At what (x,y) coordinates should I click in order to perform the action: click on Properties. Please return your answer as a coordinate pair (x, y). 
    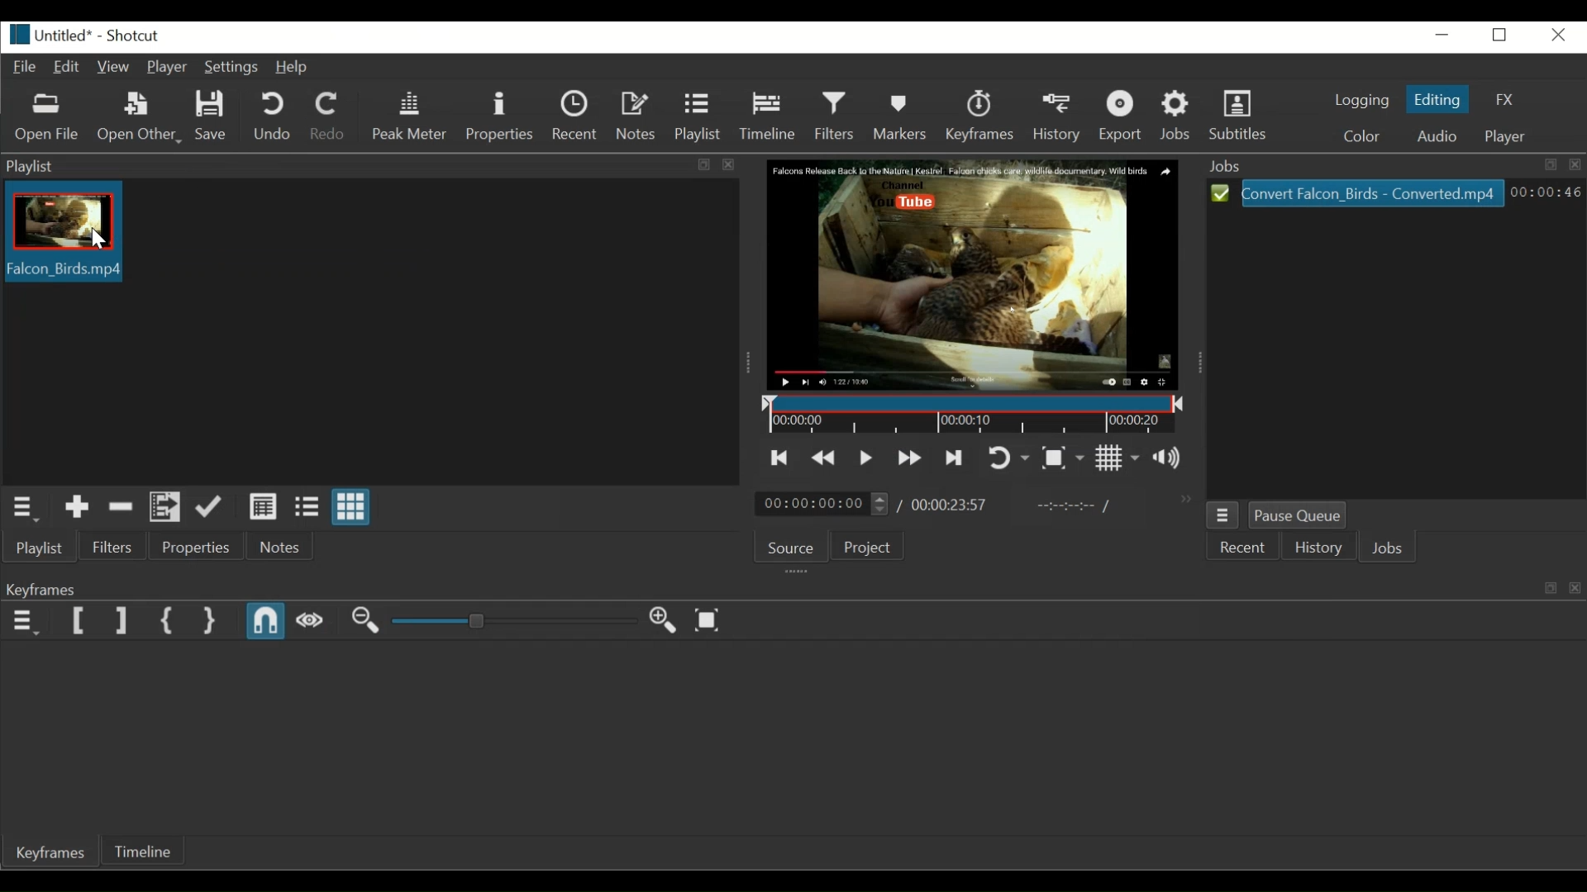
    Looking at the image, I should click on (198, 548).